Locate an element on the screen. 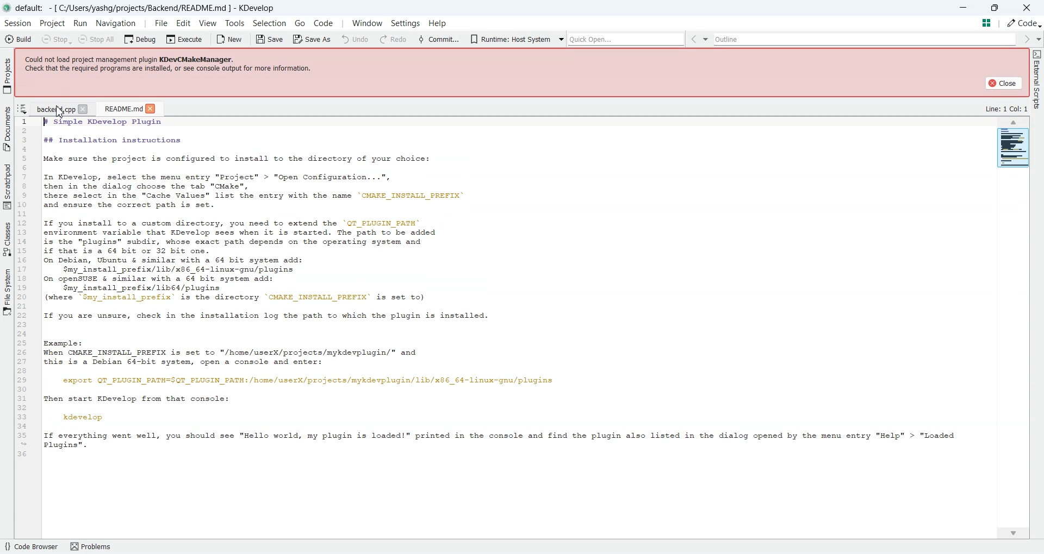 The height and width of the screenshot is (554, 1044). README.md is located at coordinates (122, 108).